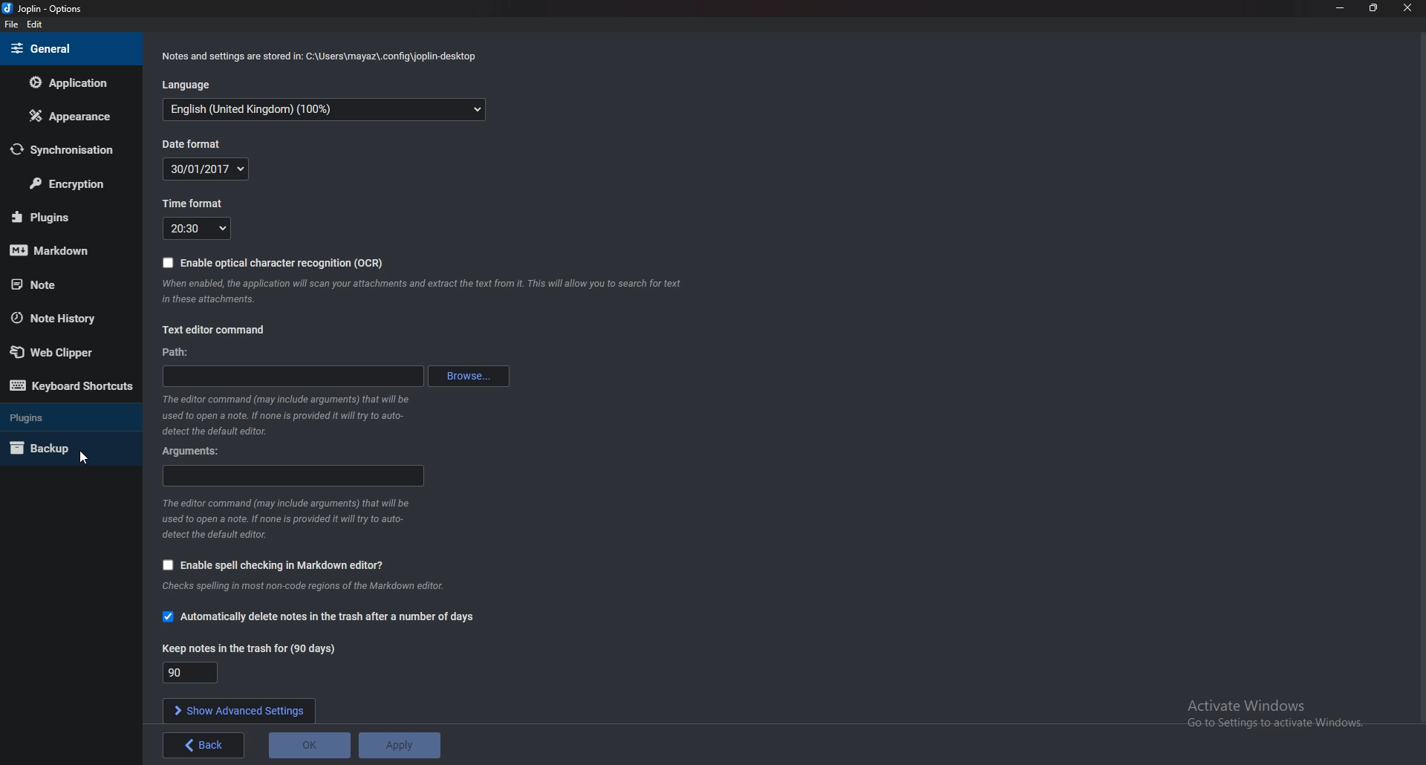 This screenshot has height=765, width=1426. Describe the element at coordinates (75, 84) in the screenshot. I see `Application` at that location.